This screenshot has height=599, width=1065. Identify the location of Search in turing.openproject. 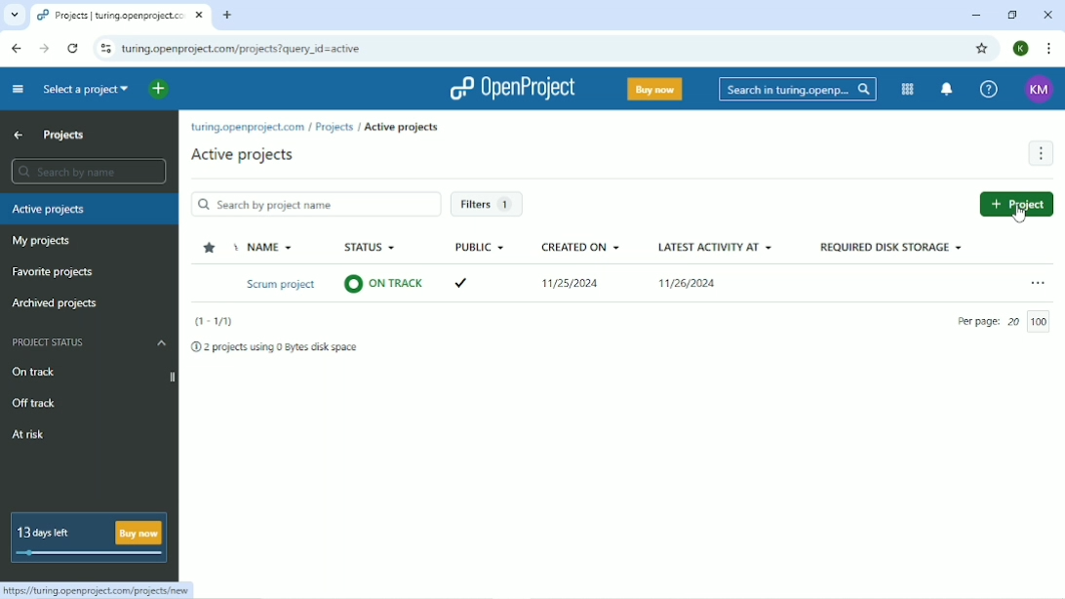
(796, 89).